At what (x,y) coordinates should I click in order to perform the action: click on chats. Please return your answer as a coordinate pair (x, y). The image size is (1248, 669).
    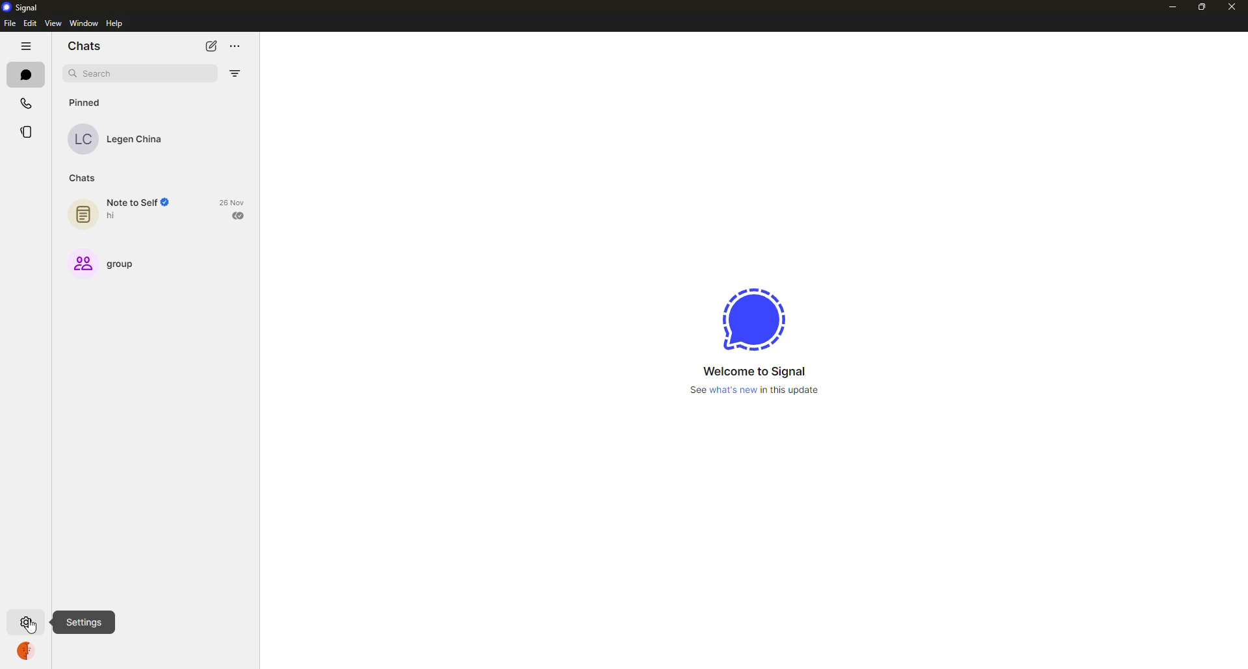
    Looking at the image, I should click on (25, 74).